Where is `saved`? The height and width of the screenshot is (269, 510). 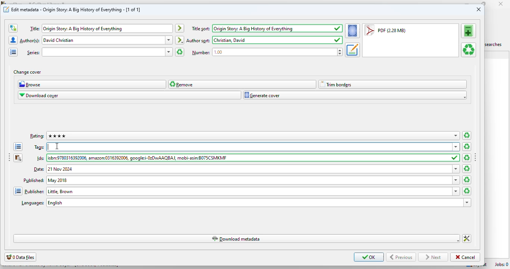 saved is located at coordinates (455, 158).